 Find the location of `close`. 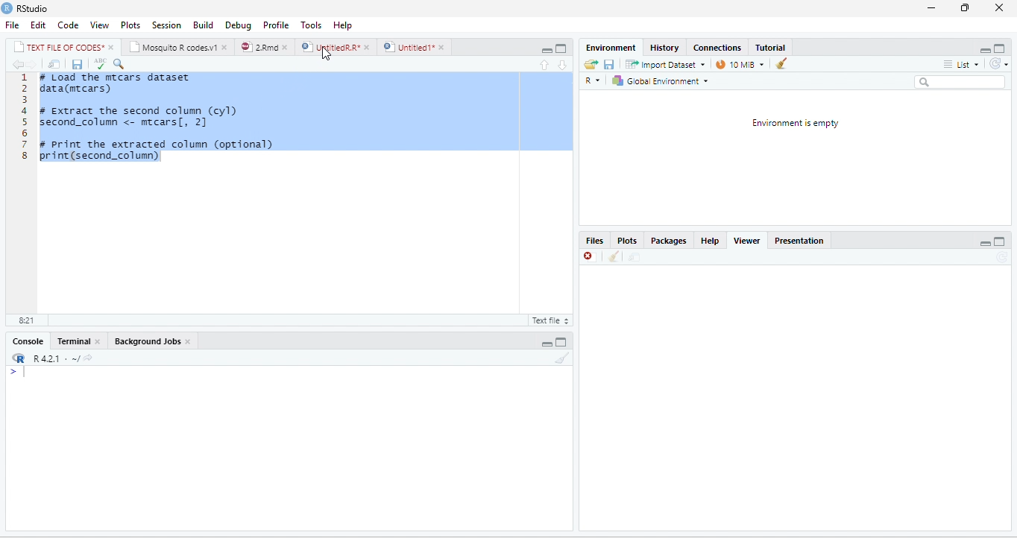

close is located at coordinates (367, 46).